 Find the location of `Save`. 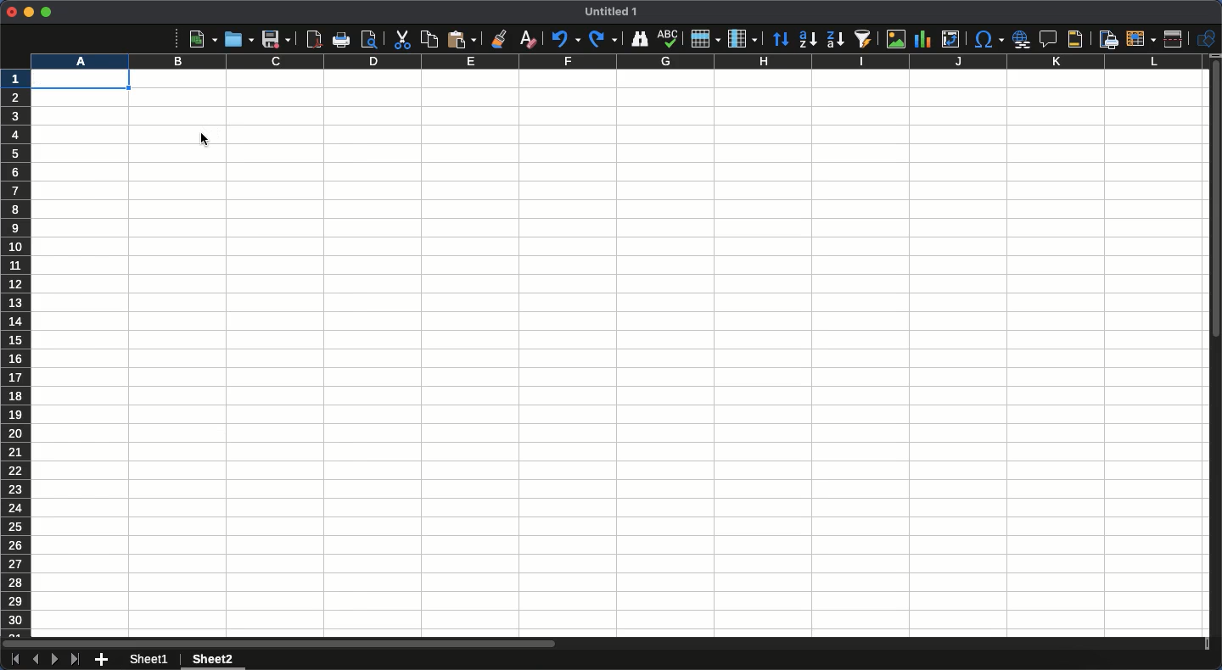

Save is located at coordinates (276, 39).